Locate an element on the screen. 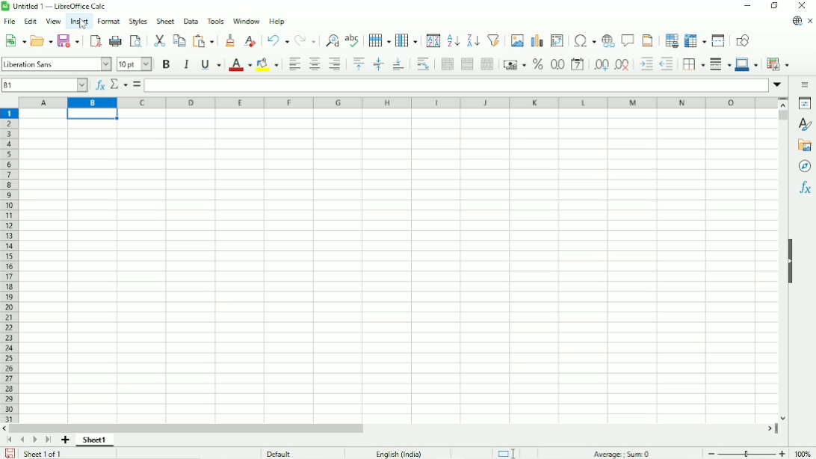  Scroll to first sheet is located at coordinates (10, 440).